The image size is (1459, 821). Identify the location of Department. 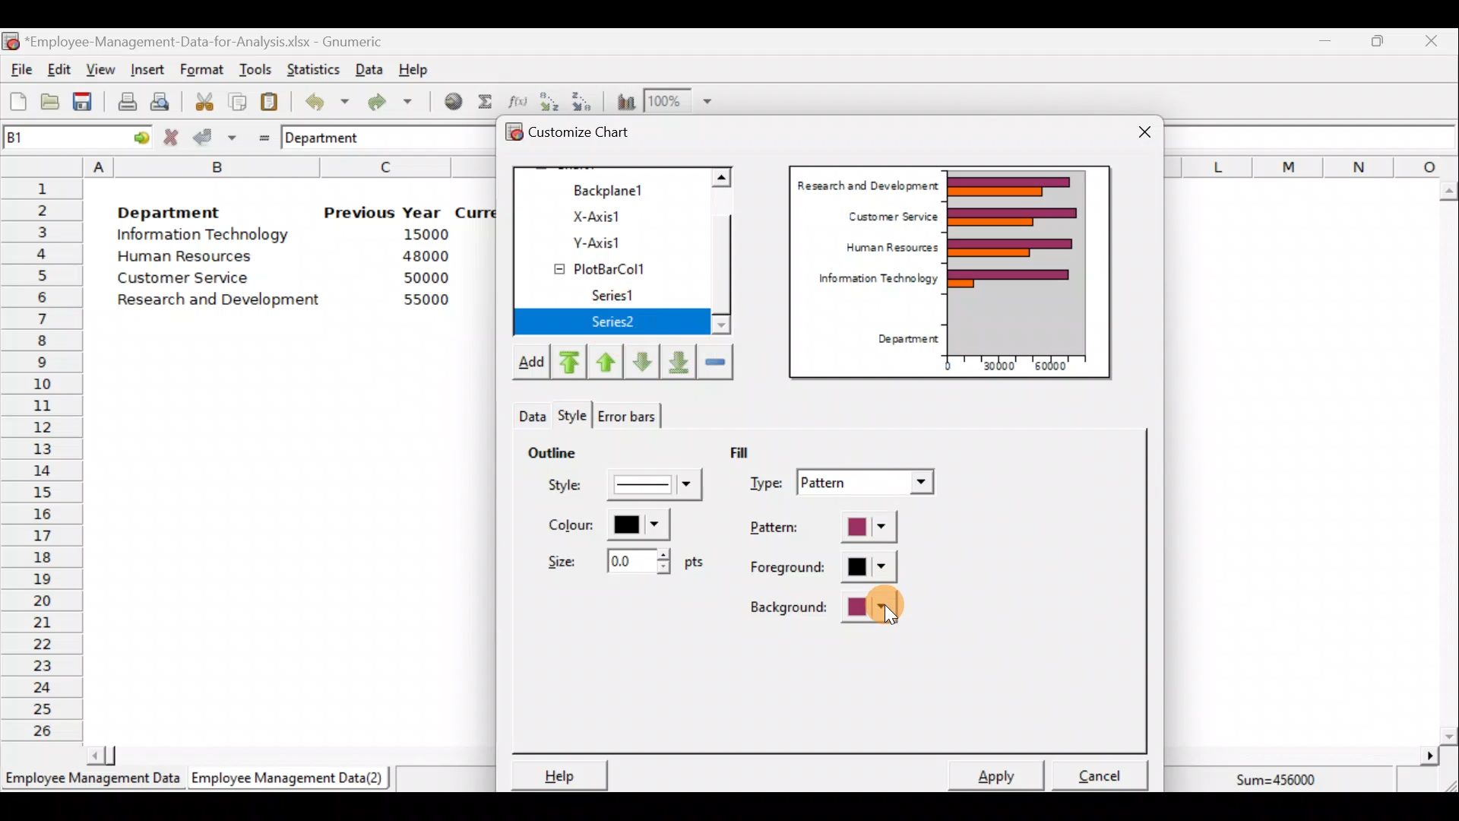
(169, 208).